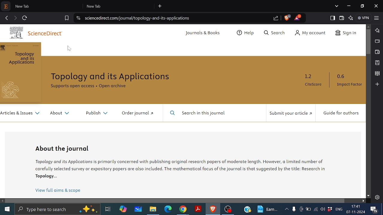 The width and height of the screenshot is (383, 215). I want to click on settings, so click(377, 197).